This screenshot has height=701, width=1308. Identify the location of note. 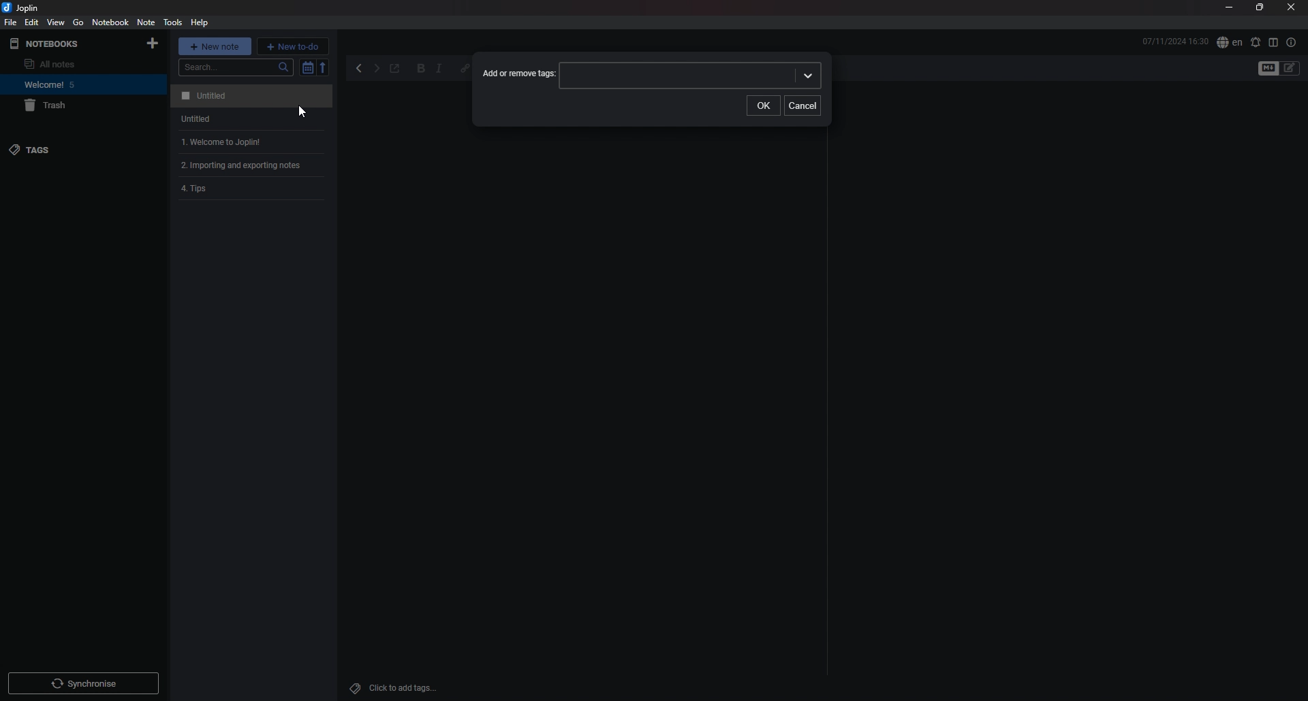
(249, 96).